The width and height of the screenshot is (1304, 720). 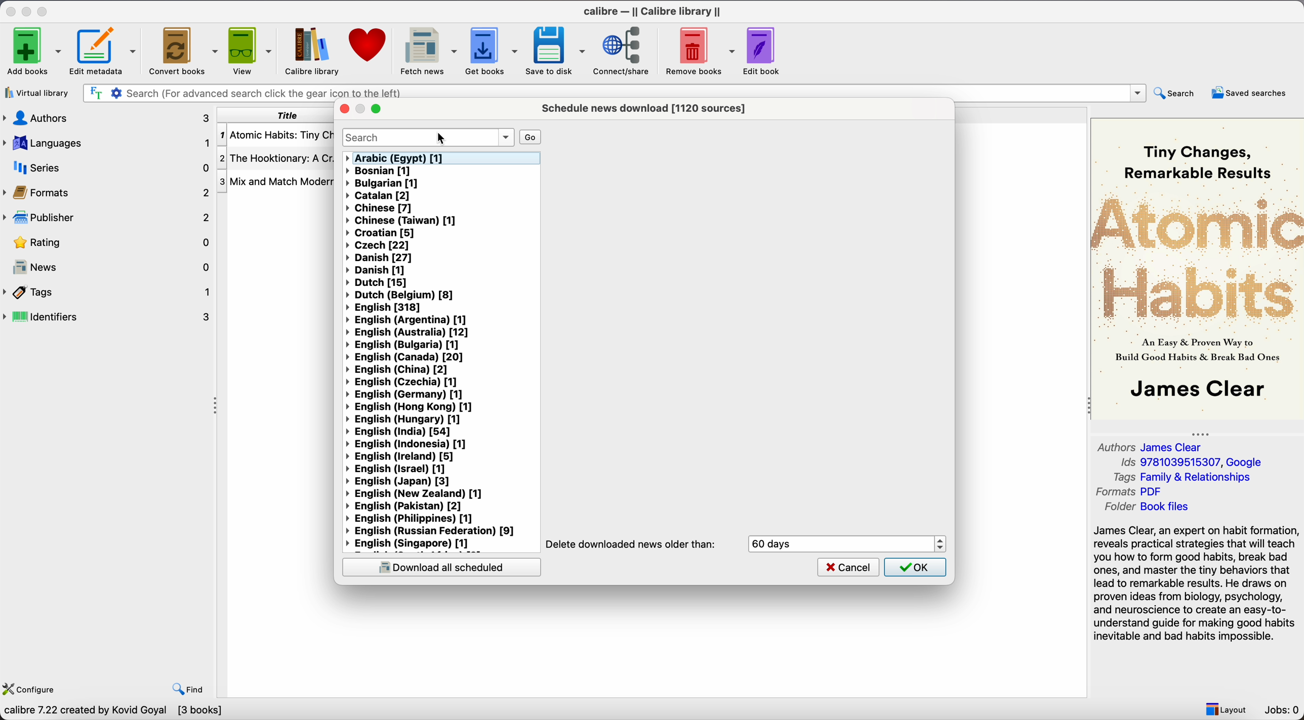 I want to click on English [318], so click(x=385, y=308).